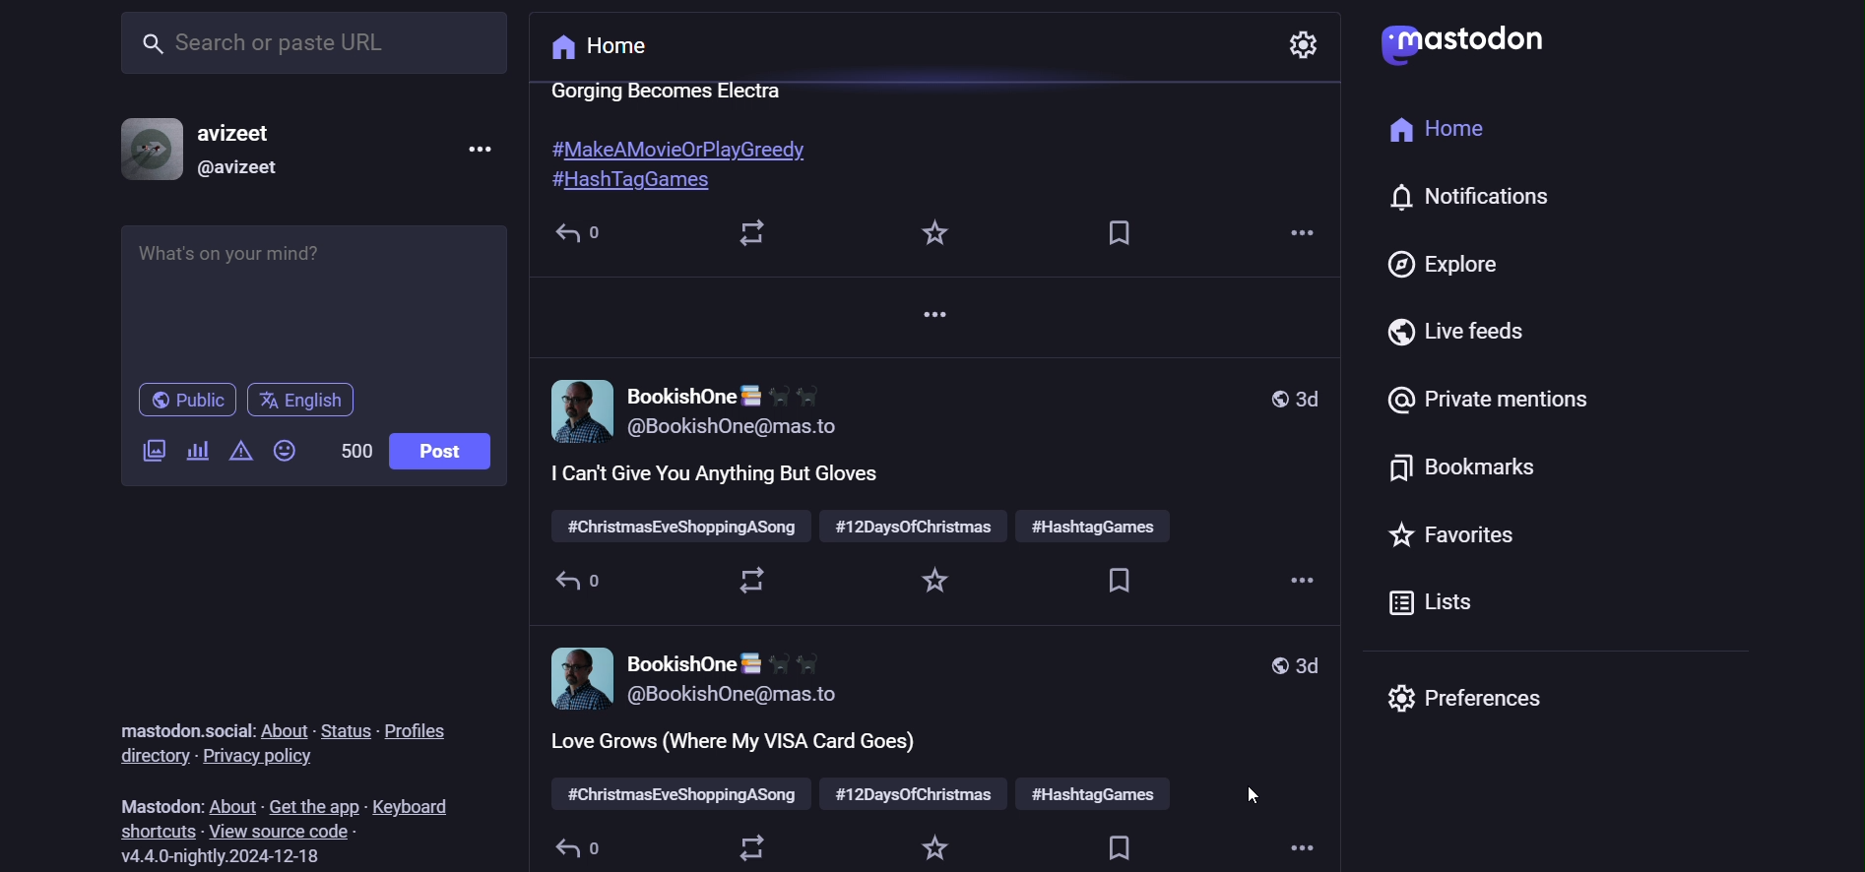  Describe the element at coordinates (676, 796) in the screenshot. I see `#ChristmasEveShoppingASong` at that location.